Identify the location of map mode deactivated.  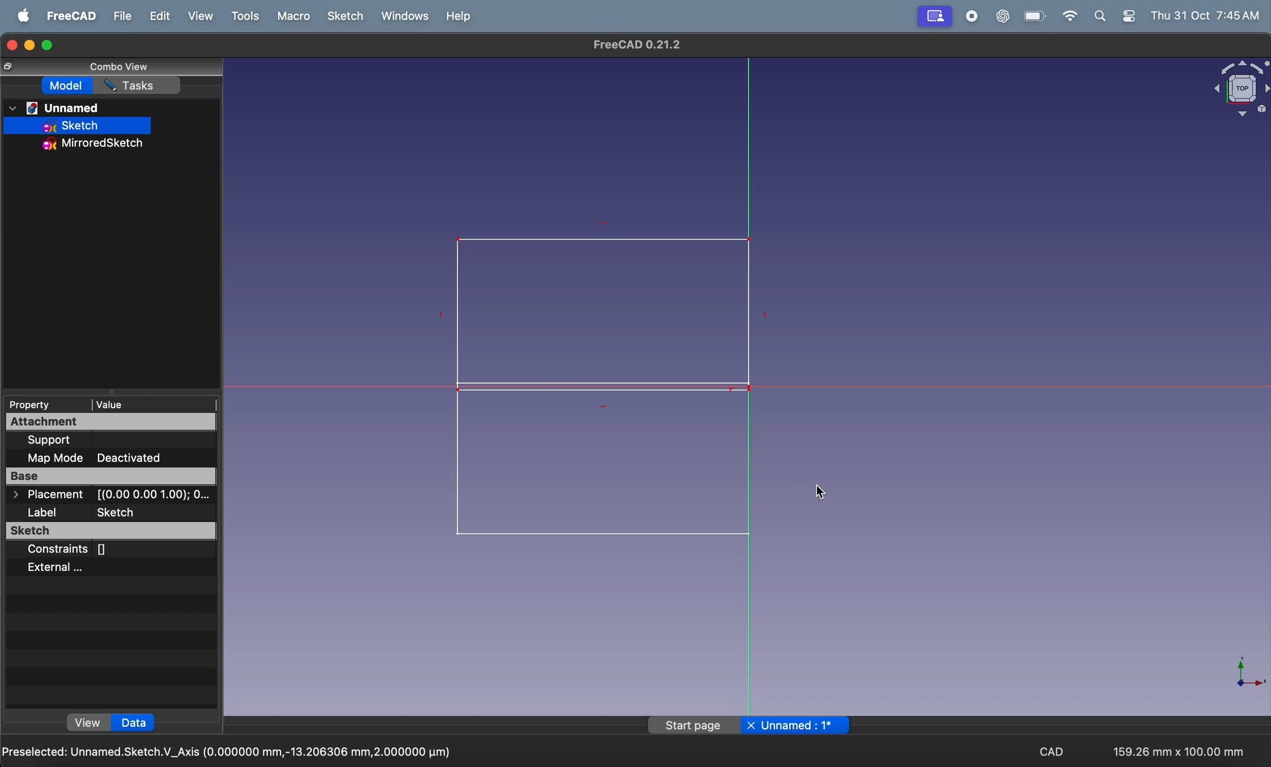
(117, 457).